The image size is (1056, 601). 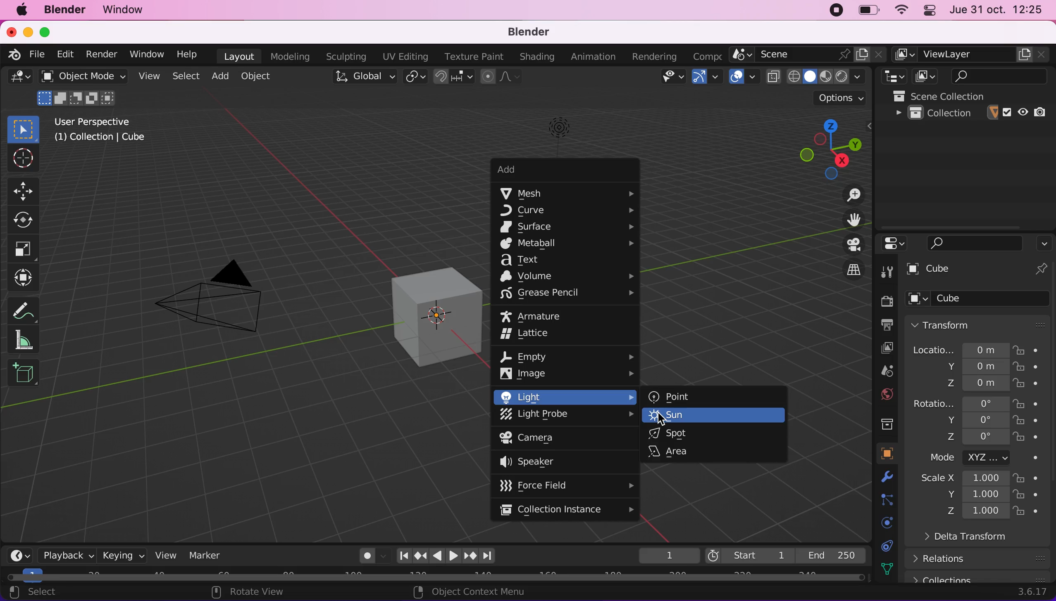 I want to click on user perspective (1) collection | cube, so click(x=104, y=130).